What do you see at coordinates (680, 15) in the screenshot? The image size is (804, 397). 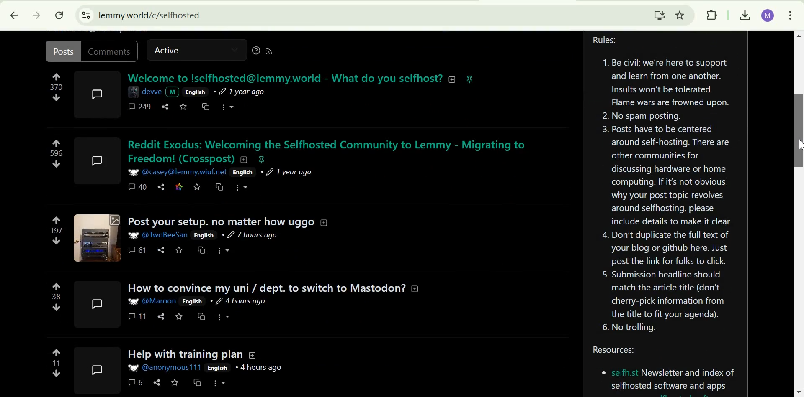 I see `Bookmark this tab` at bounding box center [680, 15].